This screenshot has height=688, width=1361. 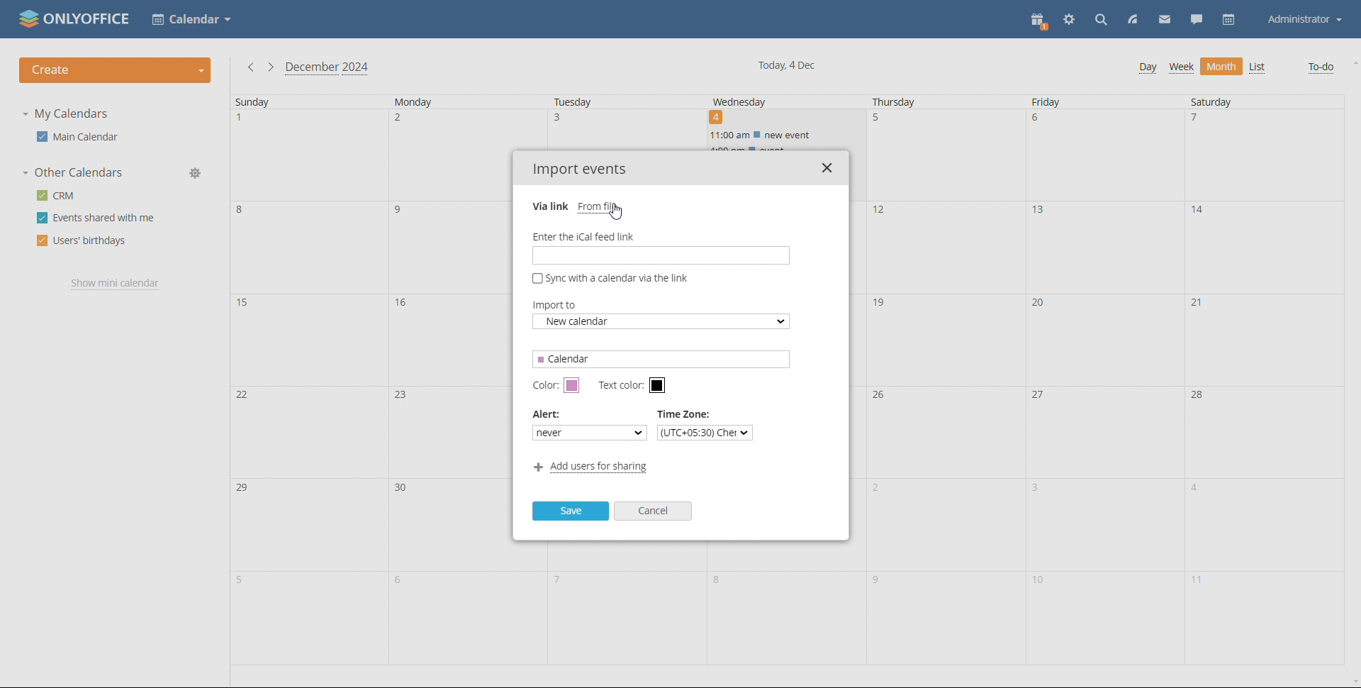 What do you see at coordinates (661, 358) in the screenshot?
I see `calendar name` at bounding box center [661, 358].